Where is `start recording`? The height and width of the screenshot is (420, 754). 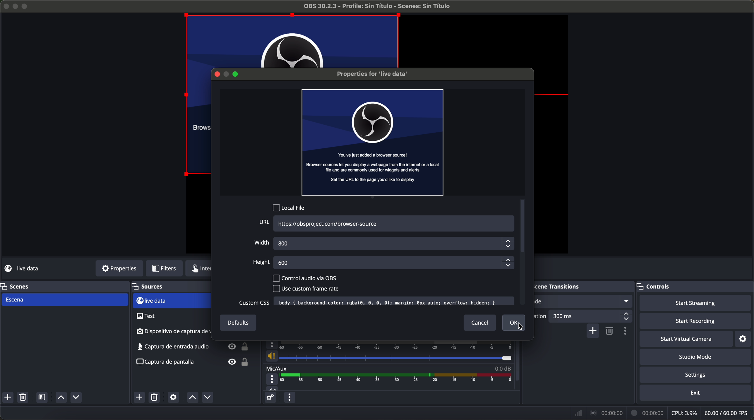
start recording is located at coordinates (695, 322).